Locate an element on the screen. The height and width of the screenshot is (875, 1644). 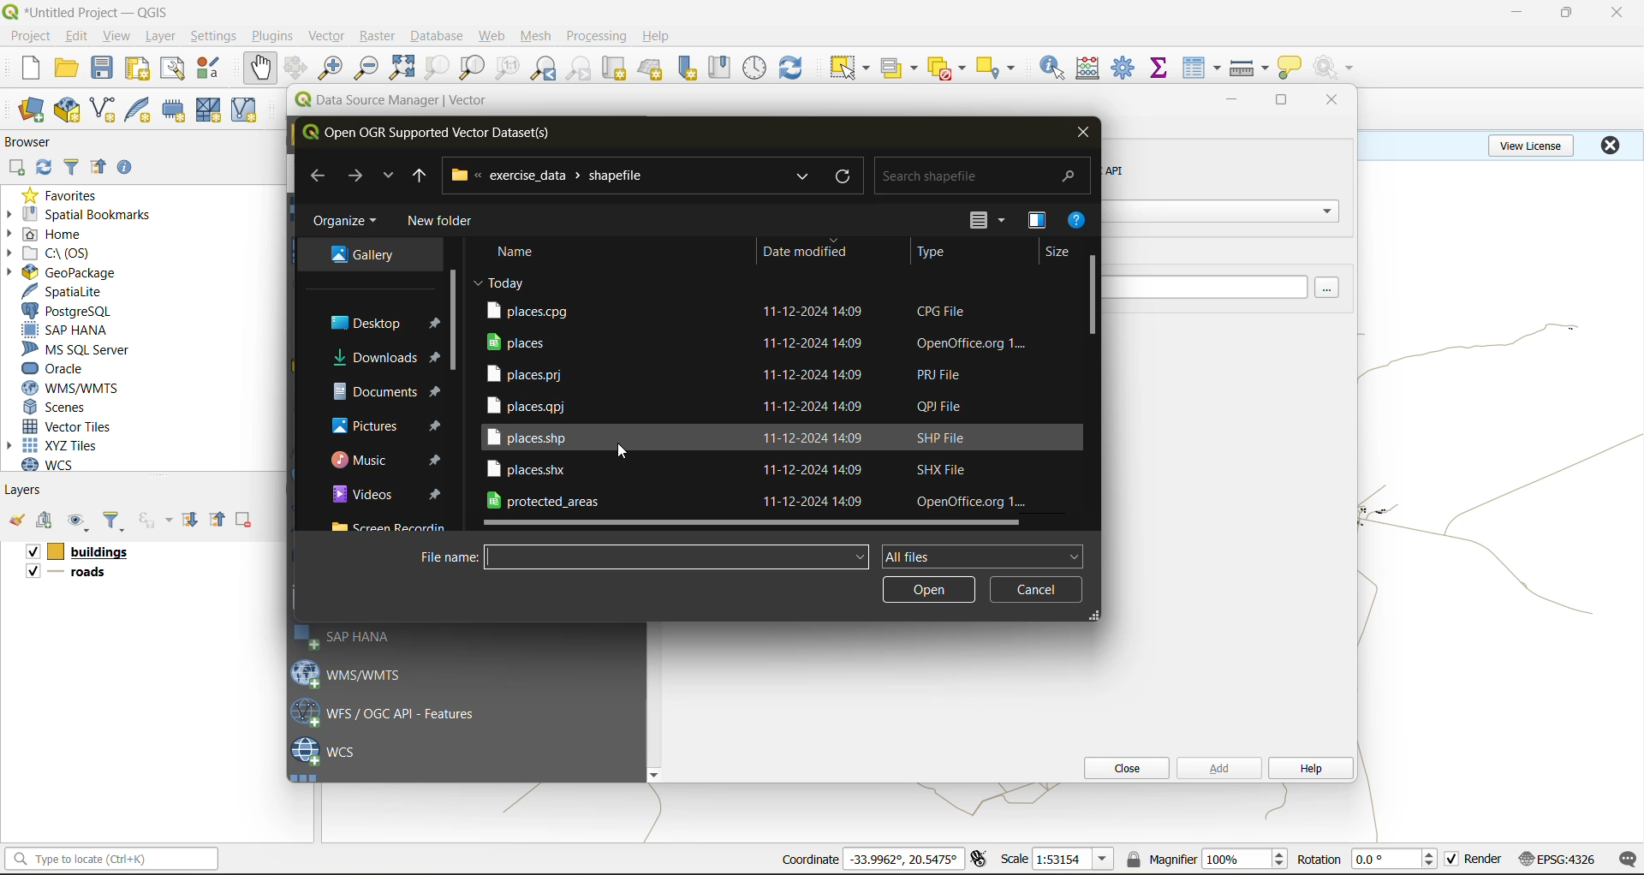
view license is located at coordinates (1534, 143).